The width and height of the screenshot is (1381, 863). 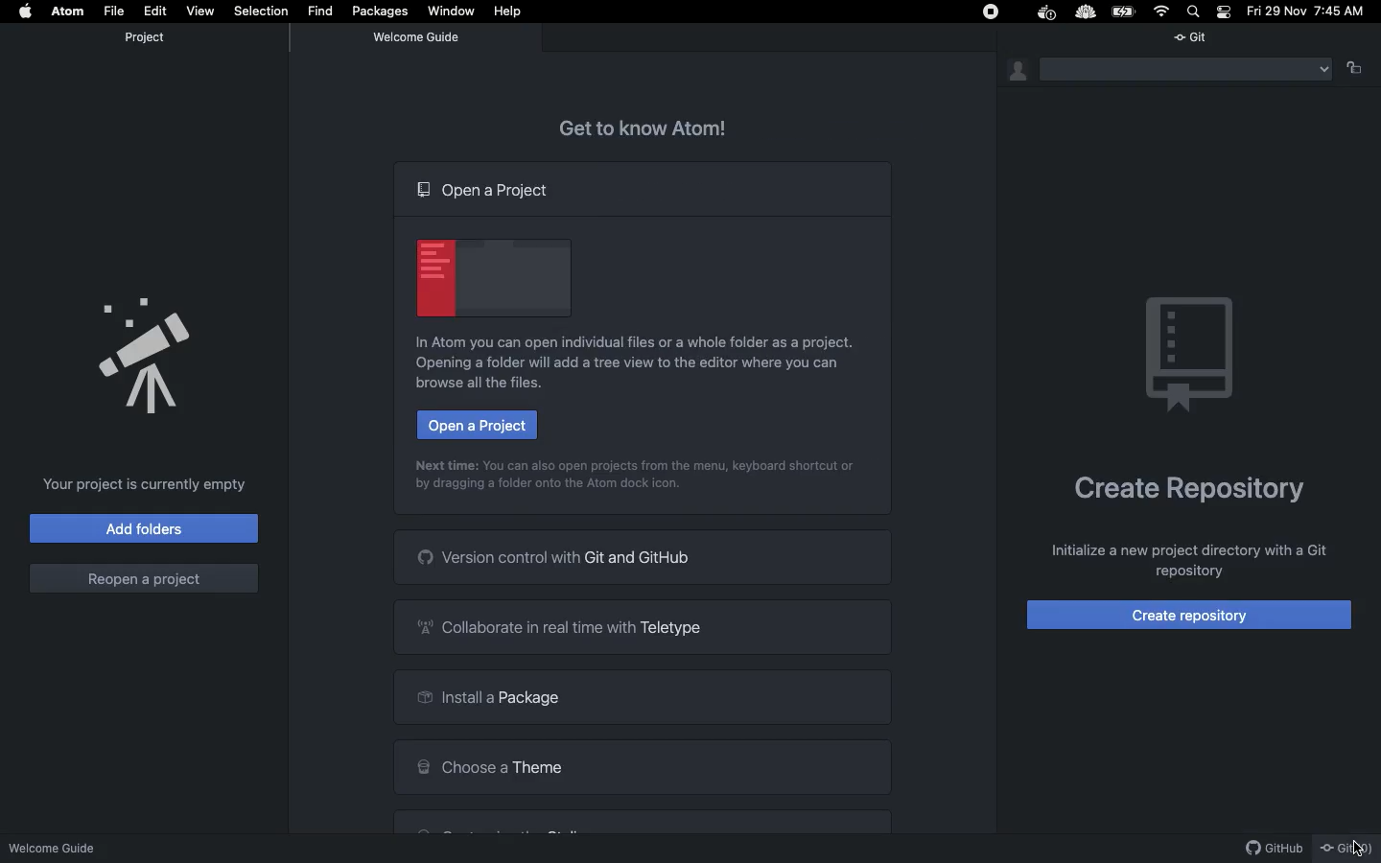 What do you see at coordinates (147, 485) in the screenshot?
I see `Your project is currently empty` at bounding box center [147, 485].